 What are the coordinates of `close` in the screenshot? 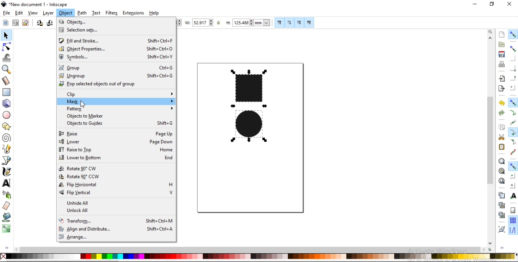 It's located at (509, 4).